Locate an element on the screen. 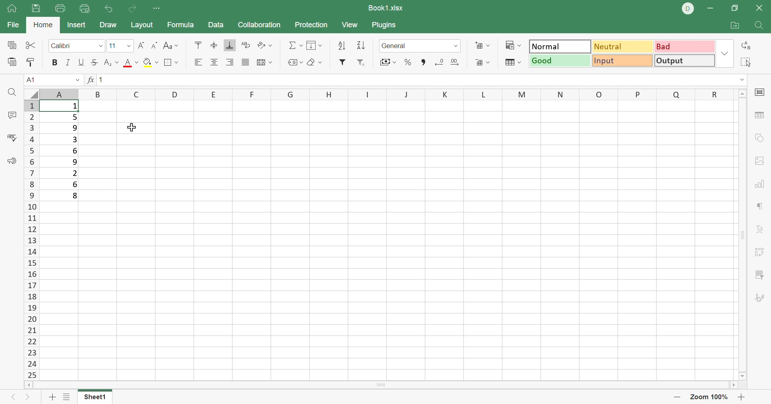  Scroll Up is located at coordinates (741, 94).